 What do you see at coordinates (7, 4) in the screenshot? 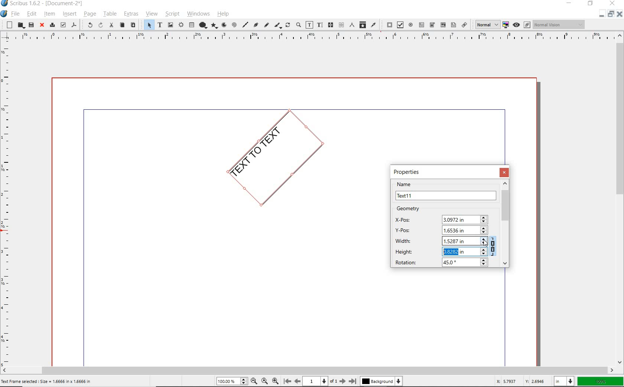
I see `icon` at bounding box center [7, 4].